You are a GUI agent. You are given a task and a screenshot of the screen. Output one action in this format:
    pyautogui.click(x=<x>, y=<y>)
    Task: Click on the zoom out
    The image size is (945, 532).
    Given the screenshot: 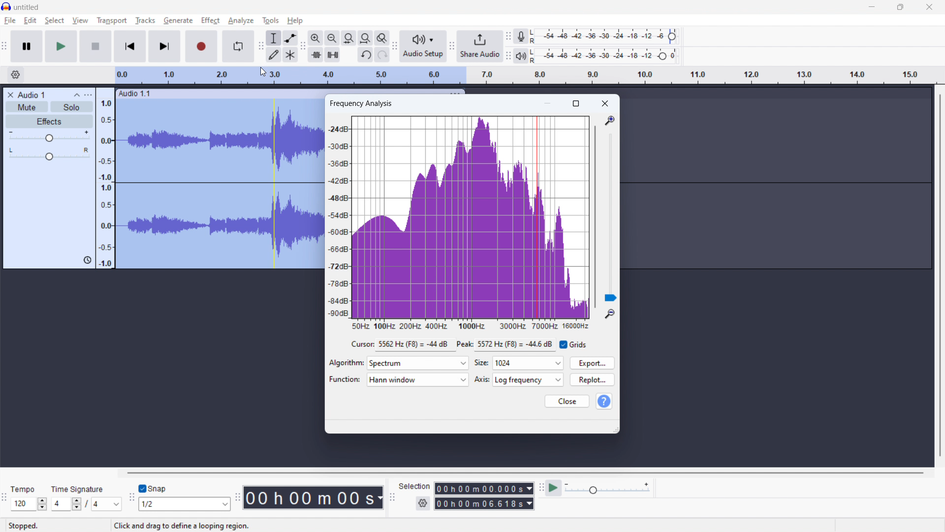 What is the action you would take?
    pyautogui.click(x=332, y=38)
    